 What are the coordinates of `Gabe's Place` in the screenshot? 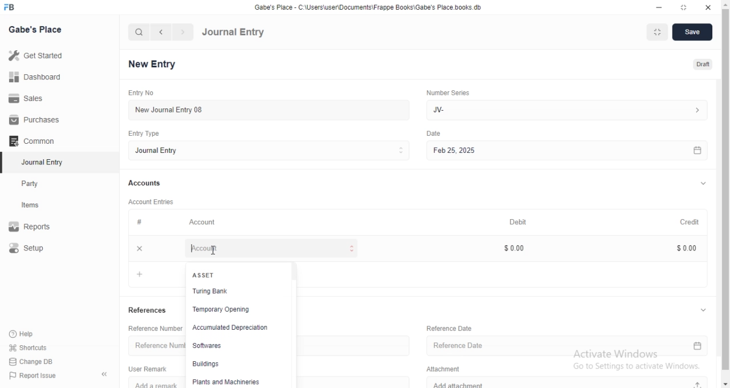 It's located at (35, 30).